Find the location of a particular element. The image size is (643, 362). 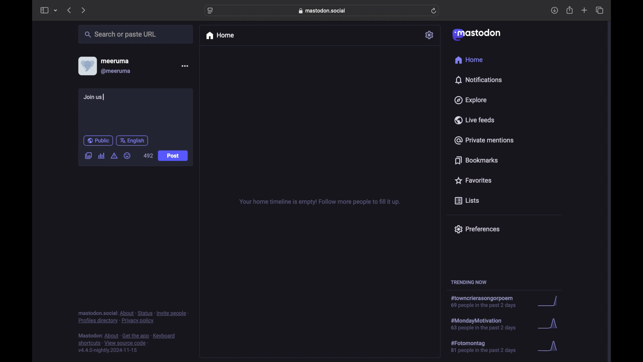

explore is located at coordinates (470, 100).